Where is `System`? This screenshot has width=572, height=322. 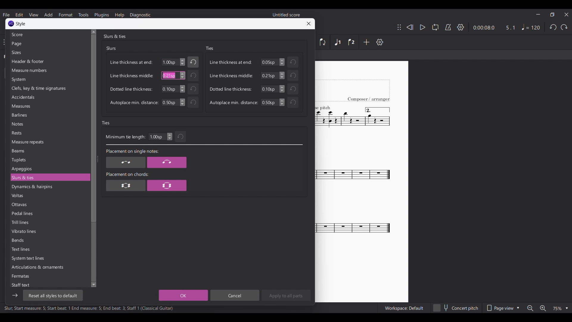 System is located at coordinates (49, 79).